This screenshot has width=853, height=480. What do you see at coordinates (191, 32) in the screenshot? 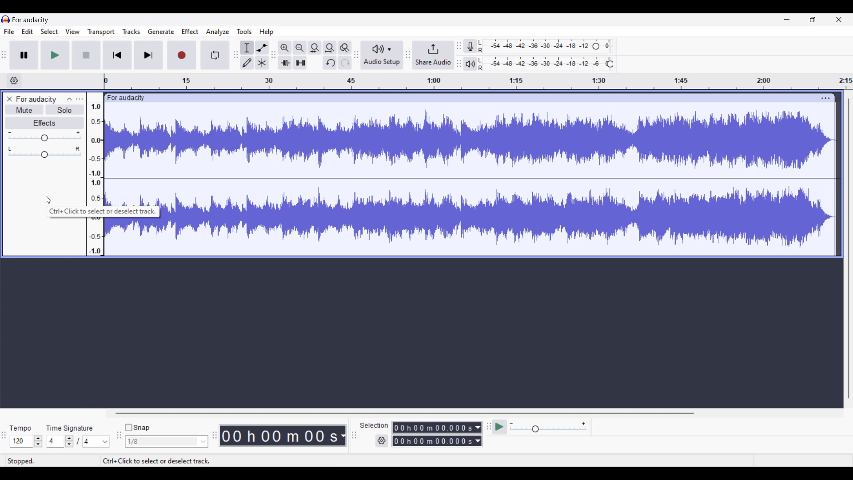
I see `Effect menu` at bounding box center [191, 32].